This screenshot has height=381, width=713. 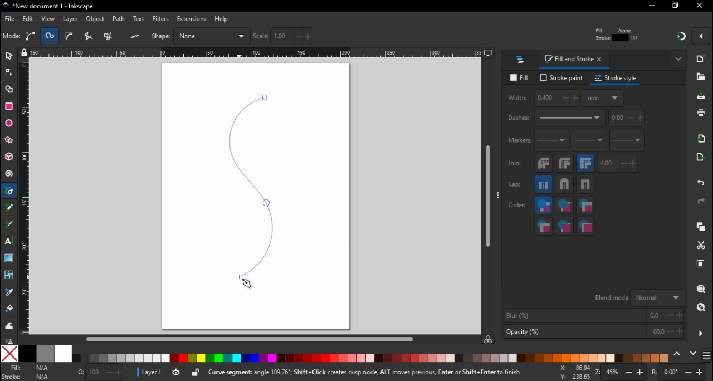 What do you see at coordinates (71, 38) in the screenshot?
I see `create BSplain path` at bounding box center [71, 38].